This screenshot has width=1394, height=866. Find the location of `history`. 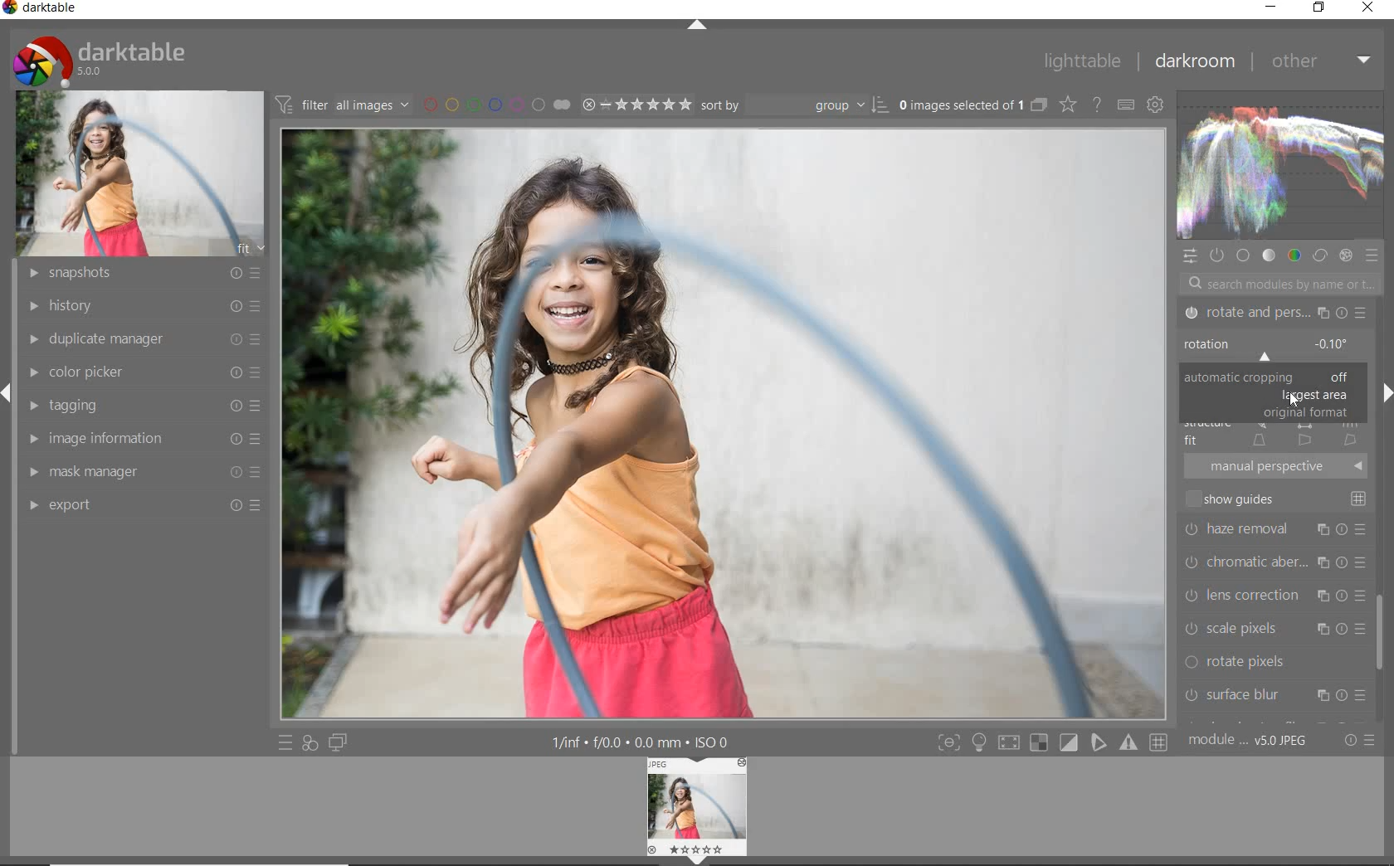

history is located at coordinates (145, 305).